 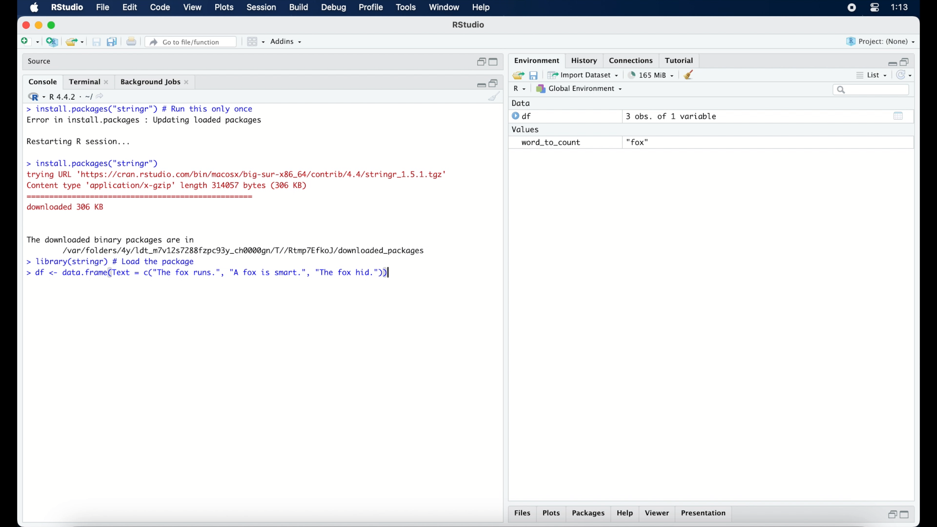 What do you see at coordinates (103, 8) in the screenshot?
I see `file` at bounding box center [103, 8].